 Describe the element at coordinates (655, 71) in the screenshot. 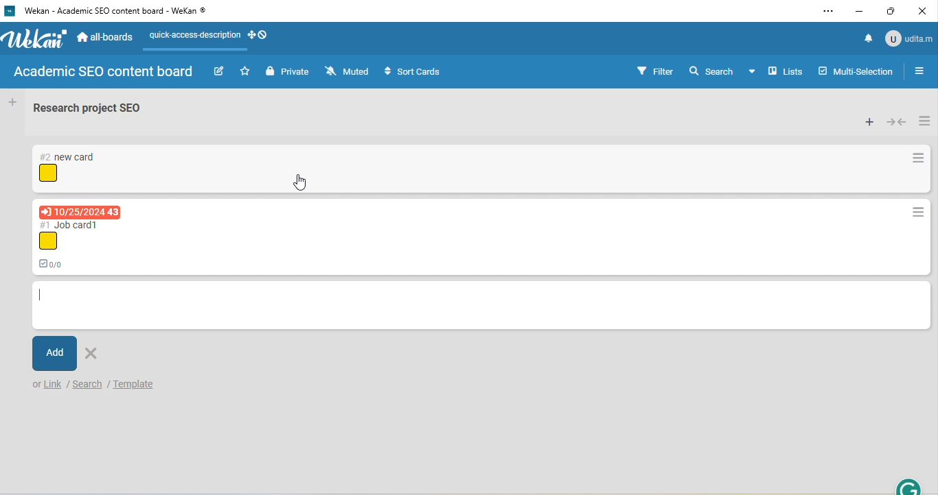

I see `filter` at that location.